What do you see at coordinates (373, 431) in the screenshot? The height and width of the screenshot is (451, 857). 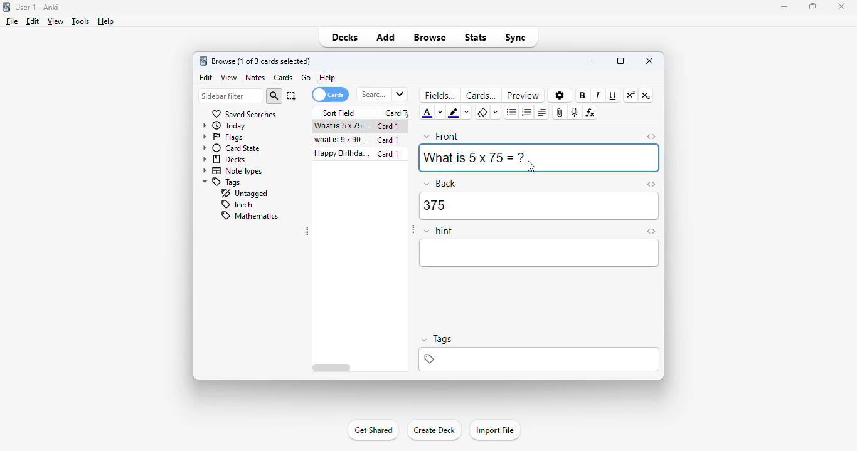 I see `get shared` at bounding box center [373, 431].